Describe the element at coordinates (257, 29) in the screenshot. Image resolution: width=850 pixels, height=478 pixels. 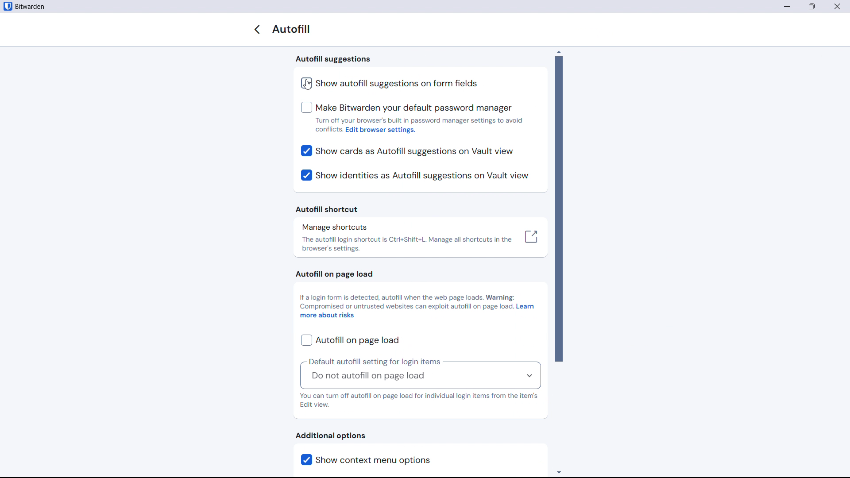
I see `Return to previous menu` at that location.